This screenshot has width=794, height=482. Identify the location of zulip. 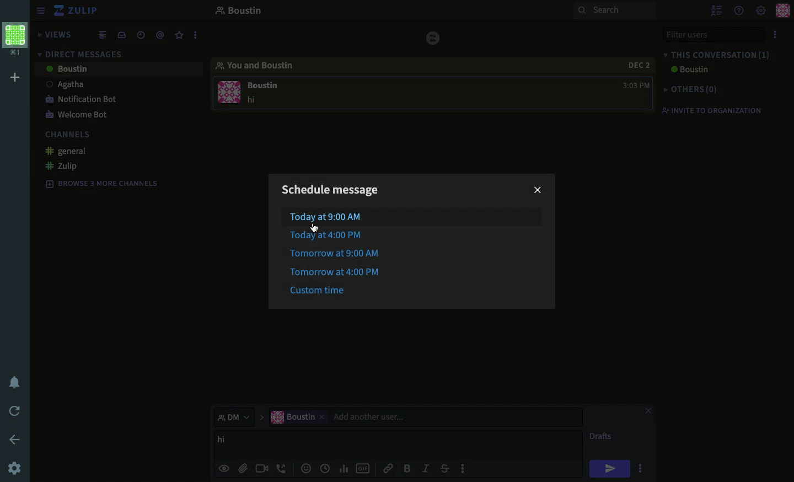
(65, 165).